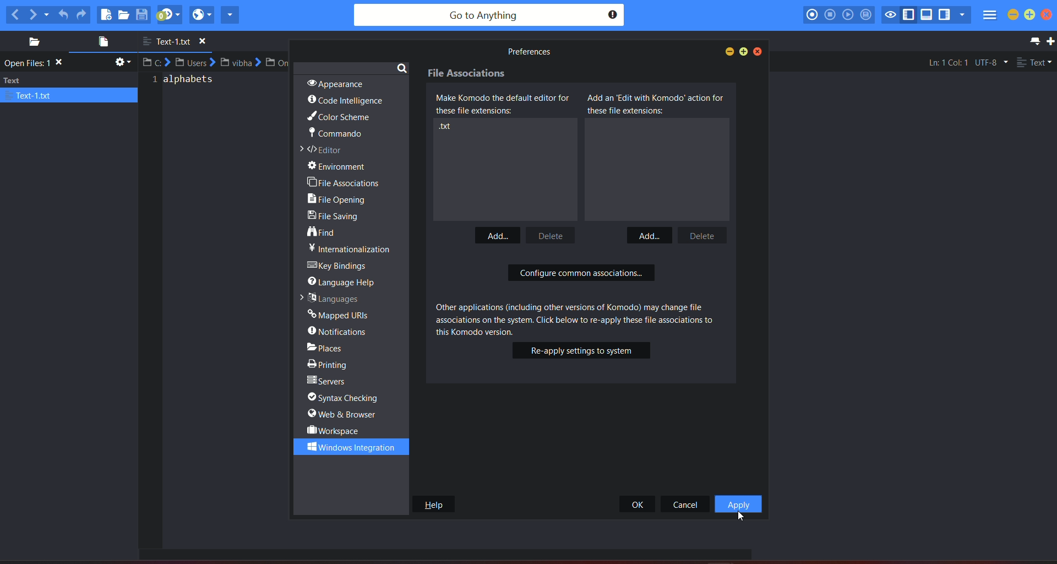 Image resolution: width=1057 pixels, height=564 pixels. I want to click on appearance, so click(333, 83).